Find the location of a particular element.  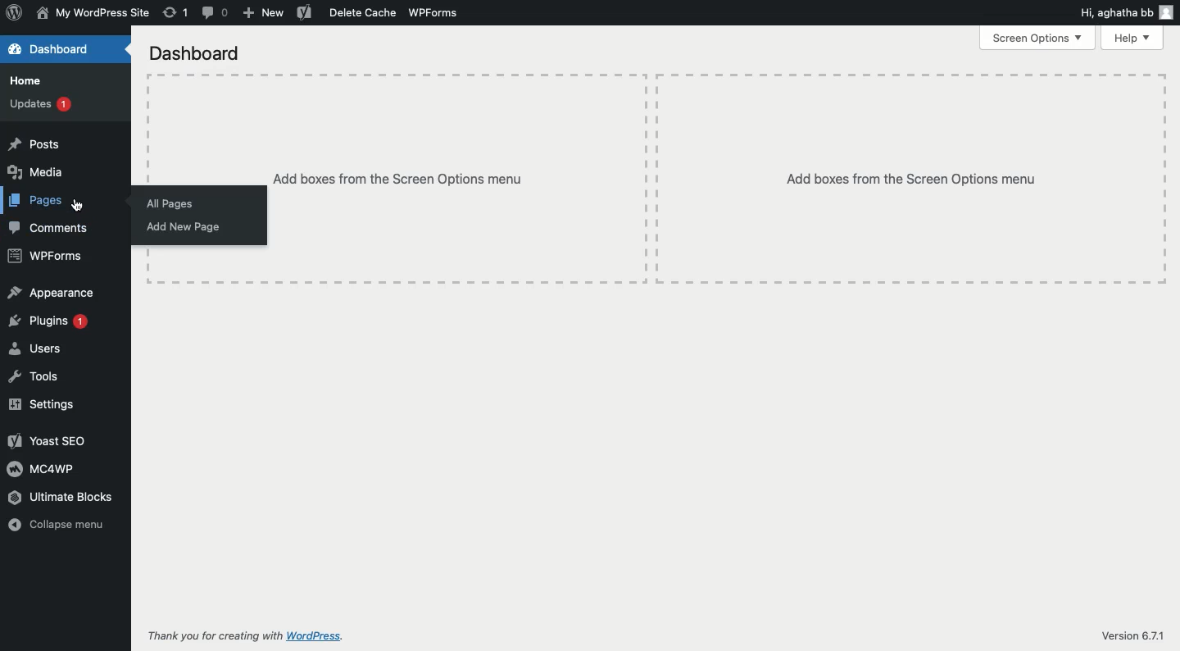

Delete cache is located at coordinates (361, 12).